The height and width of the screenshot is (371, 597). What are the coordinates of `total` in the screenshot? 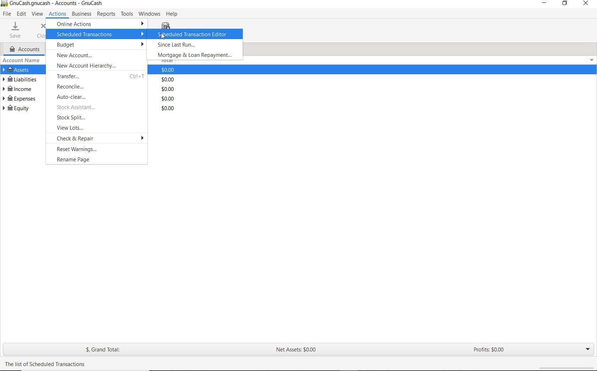 It's located at (168, 88).